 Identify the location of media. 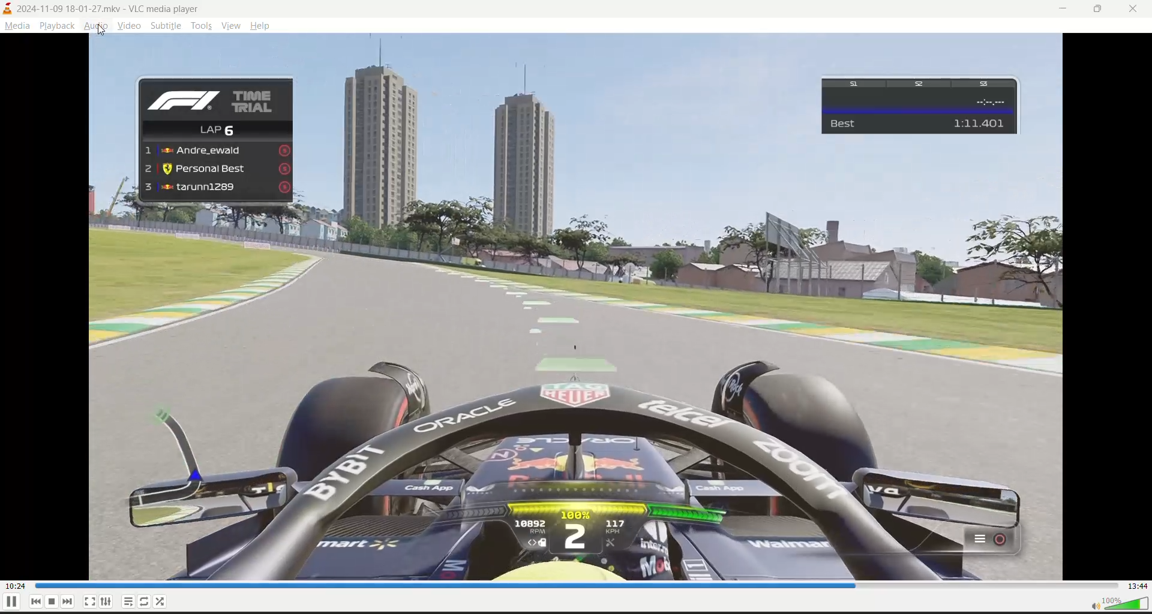
(17, 26).